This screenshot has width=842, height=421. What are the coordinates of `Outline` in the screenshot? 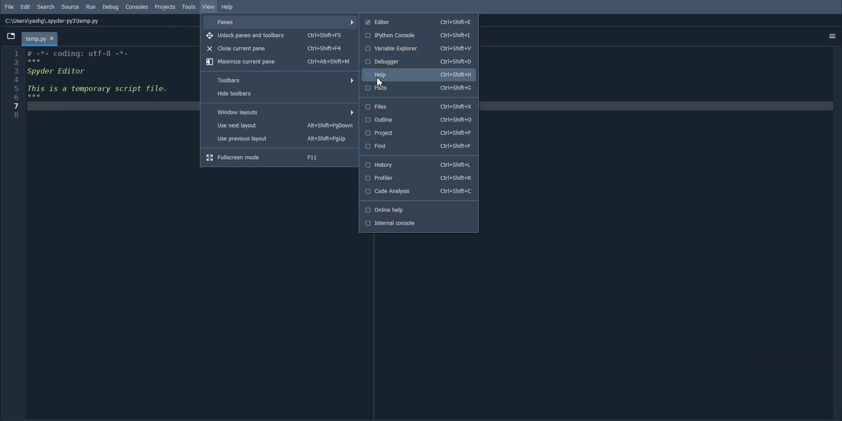 It's located at (418, 119).